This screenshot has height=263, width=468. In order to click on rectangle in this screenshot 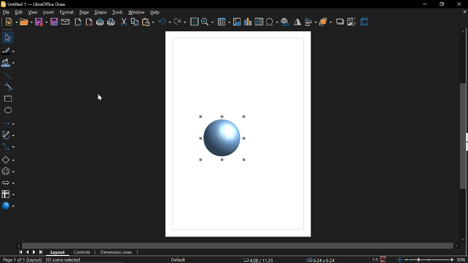, I will do `click(7, 99)`.